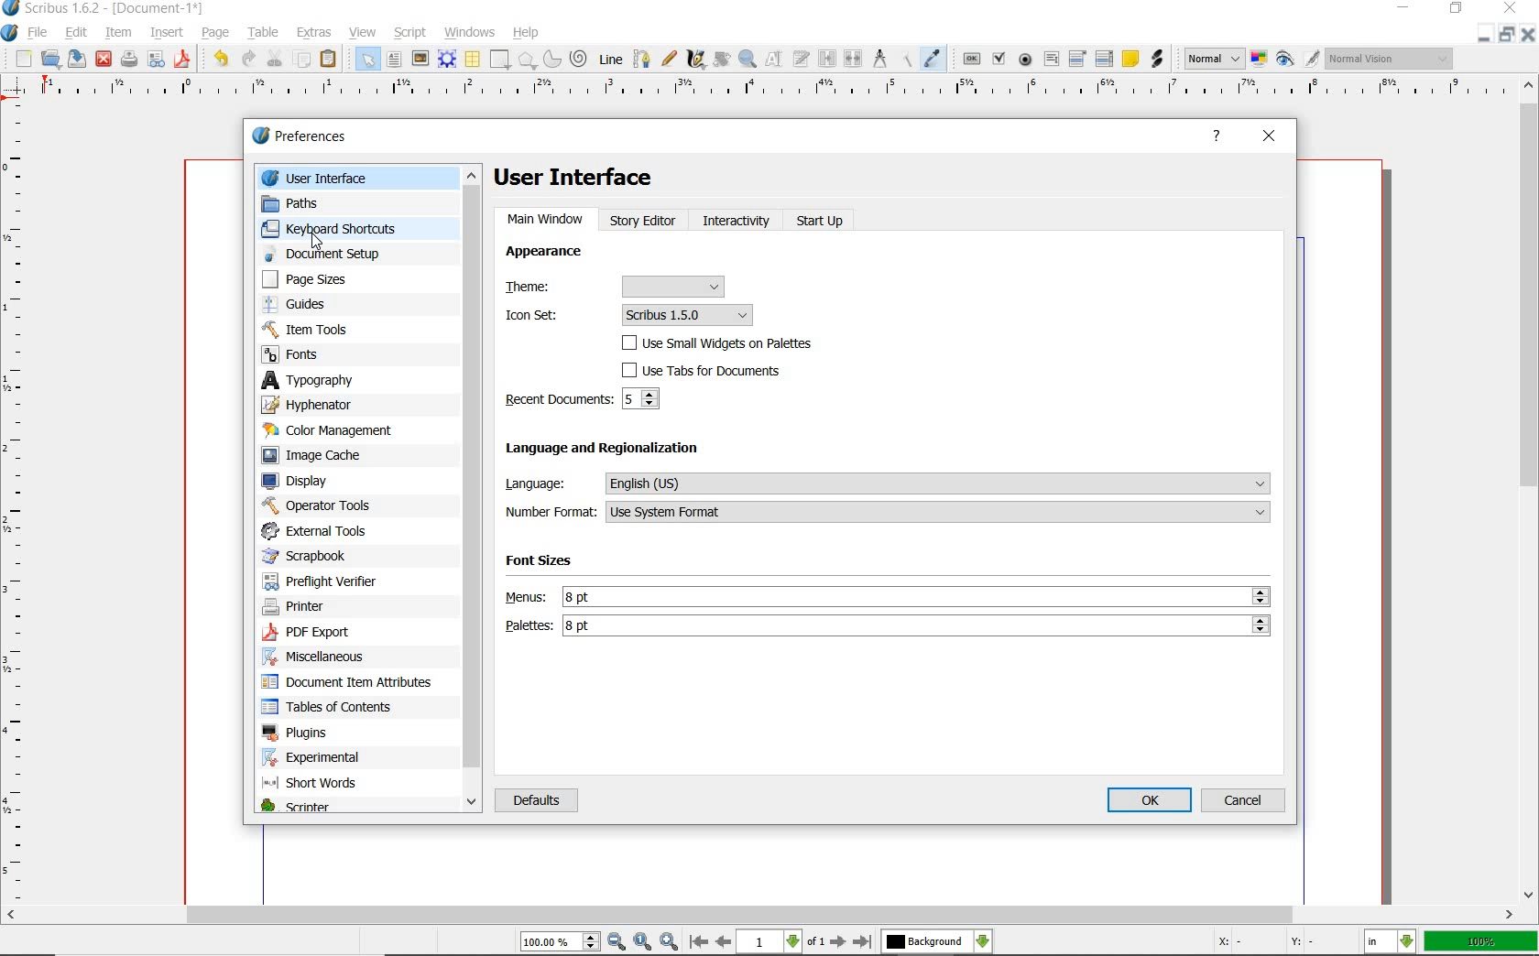  I want to click on select, so click(369, 62).